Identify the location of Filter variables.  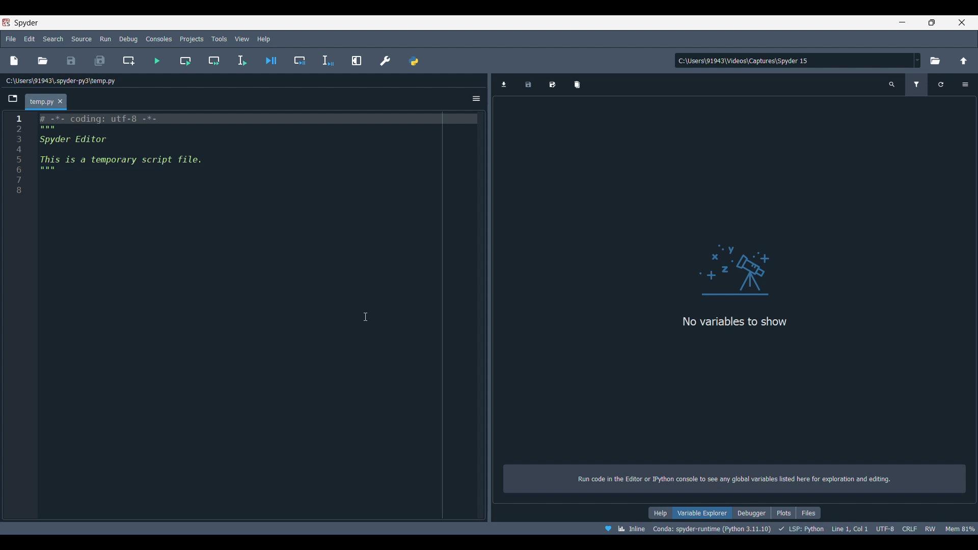
(916, 85).